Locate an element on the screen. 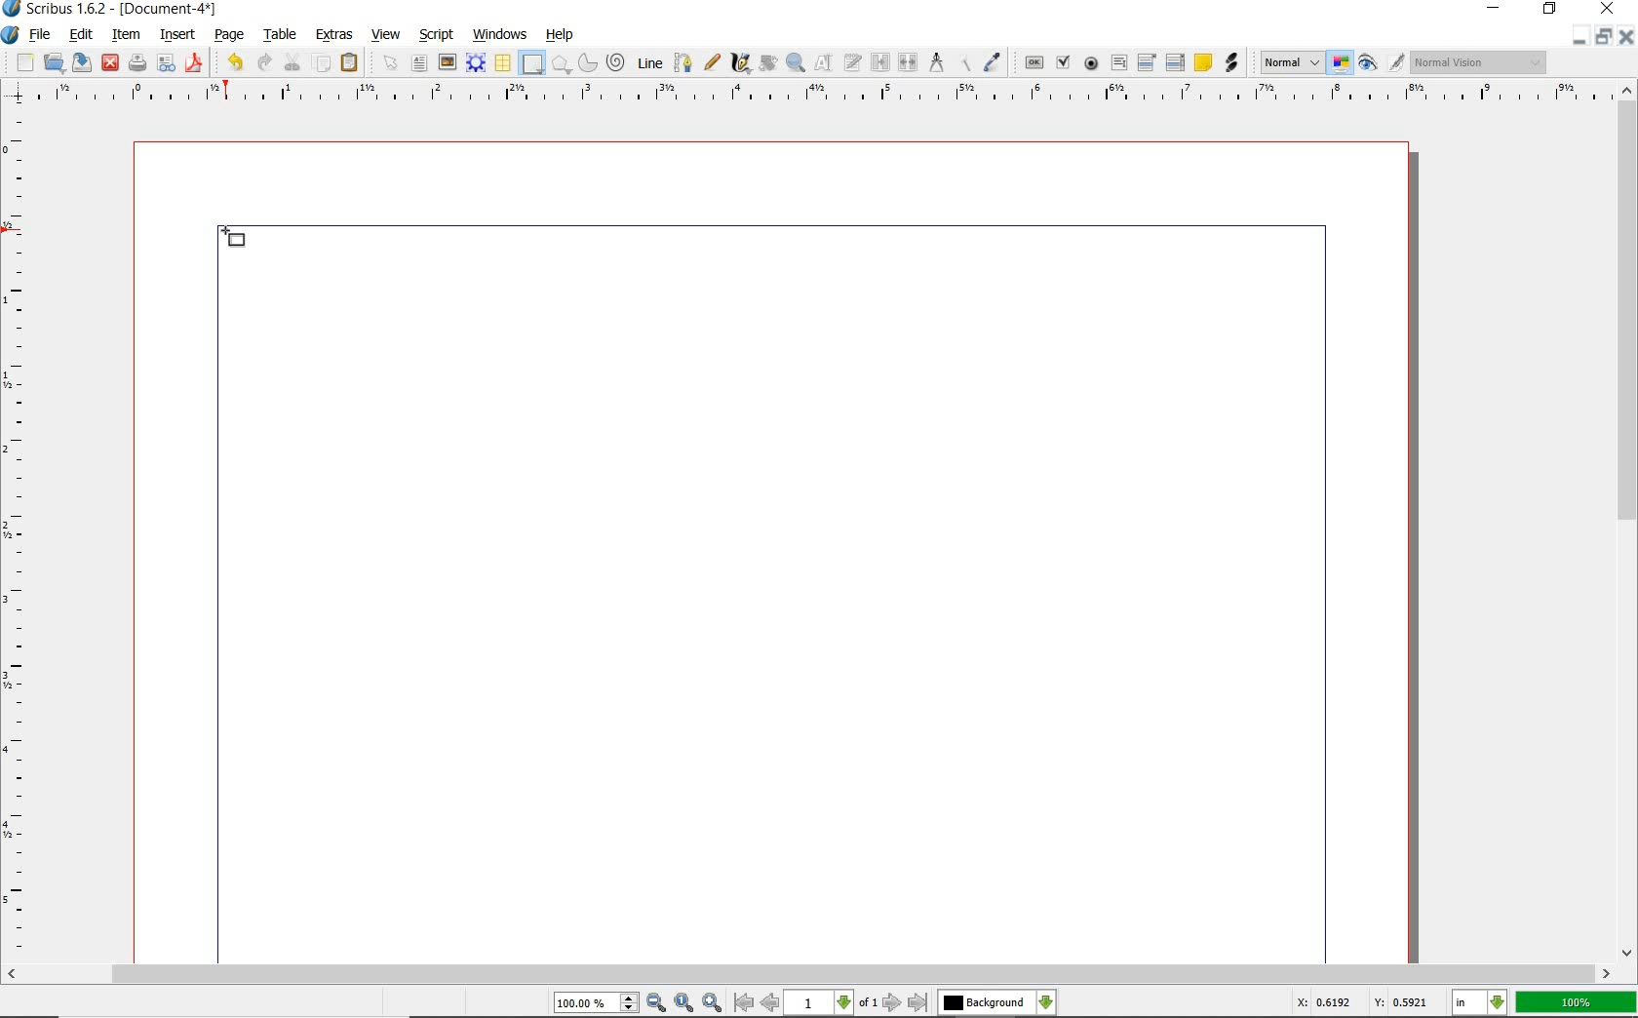 The image size is (1638, 1018). of 1 is located at coordinates (870, 1003).